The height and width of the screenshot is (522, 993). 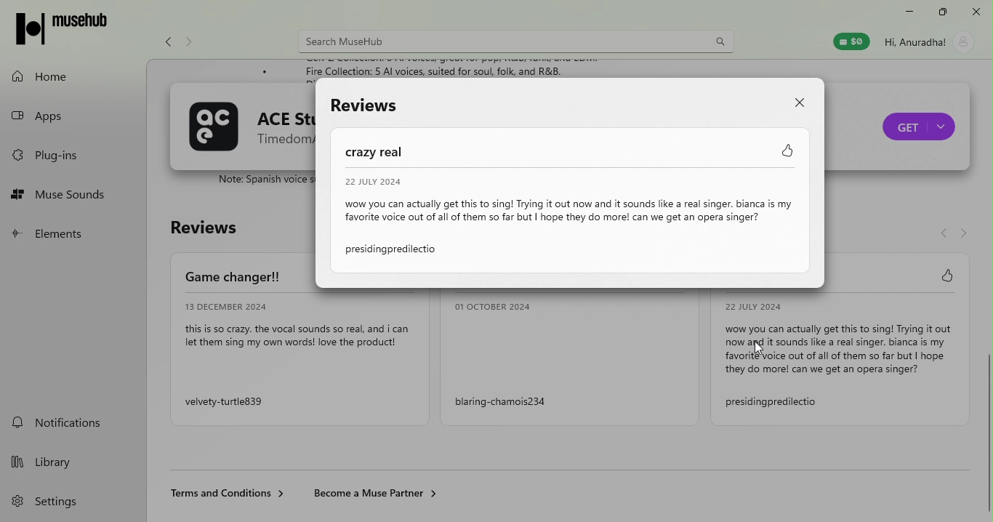 I want to click on cursor, so click(x=756, y=349).